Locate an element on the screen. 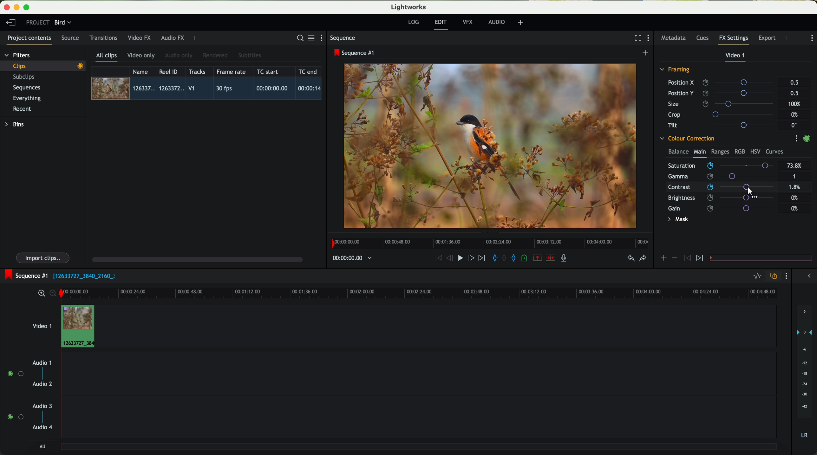 This screenshot has width=817, height=455. show/hide the full audio mix is located at coordinates (807, 276).